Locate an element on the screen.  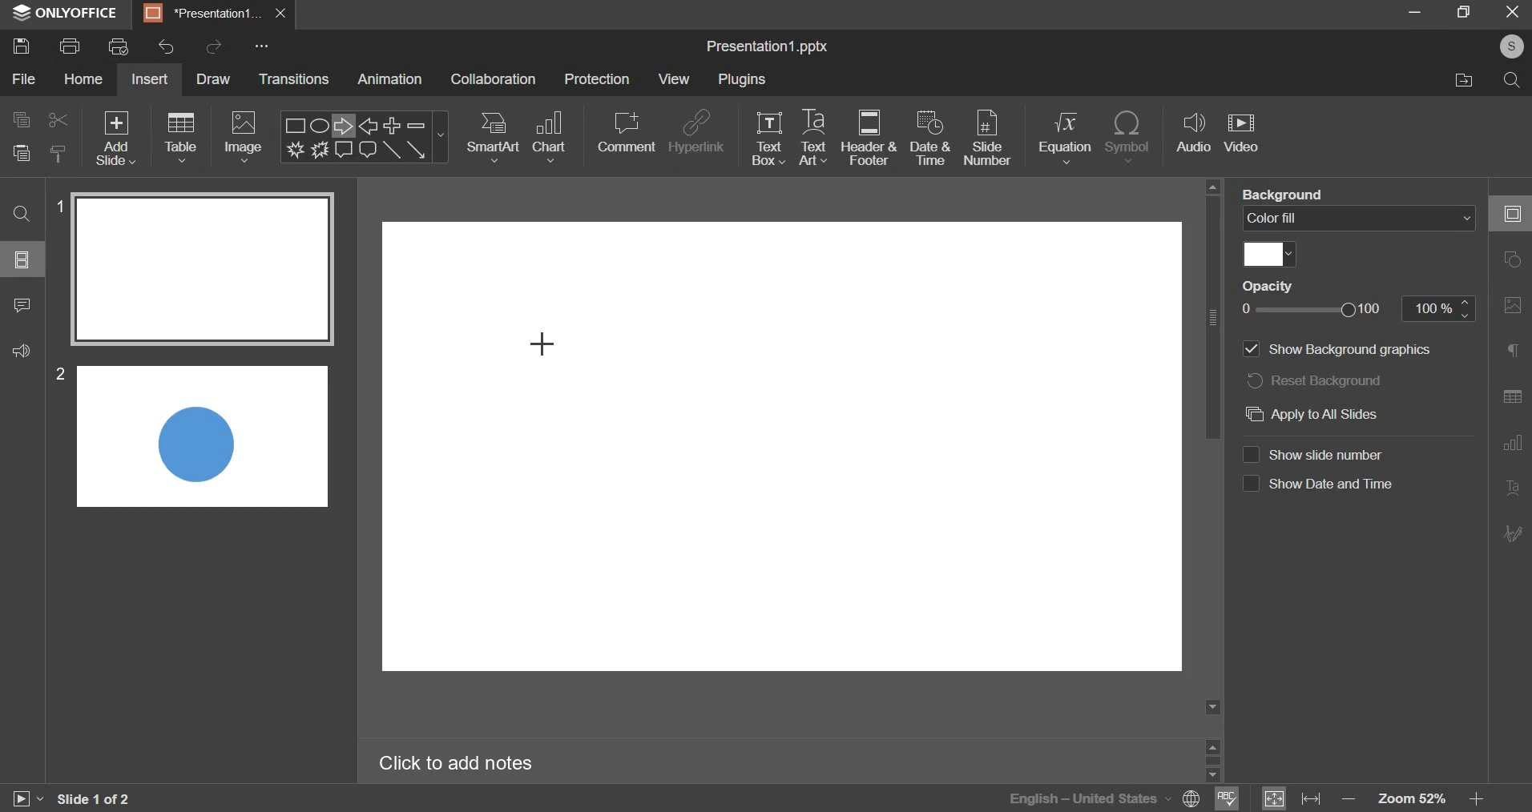
undo is located at coordinates (171, 45).